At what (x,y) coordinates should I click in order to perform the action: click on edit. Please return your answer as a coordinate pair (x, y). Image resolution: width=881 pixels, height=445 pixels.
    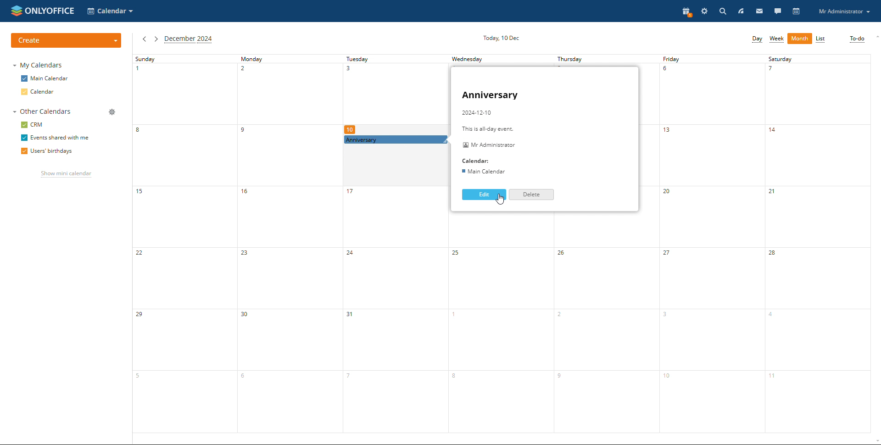
    Looking at the image, I should click on (484, 195).